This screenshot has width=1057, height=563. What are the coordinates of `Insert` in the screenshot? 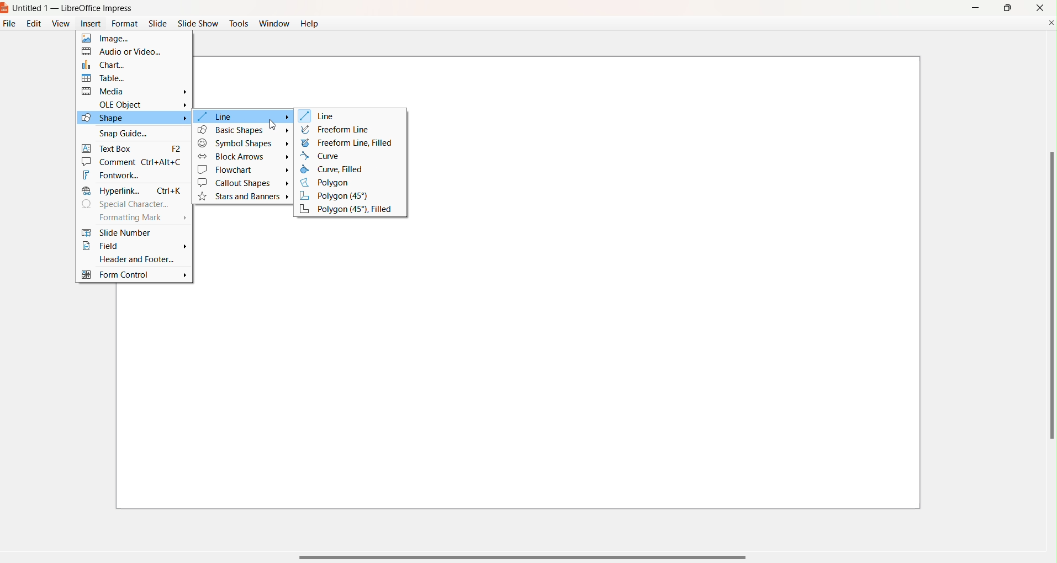 It's located at (89, 25).